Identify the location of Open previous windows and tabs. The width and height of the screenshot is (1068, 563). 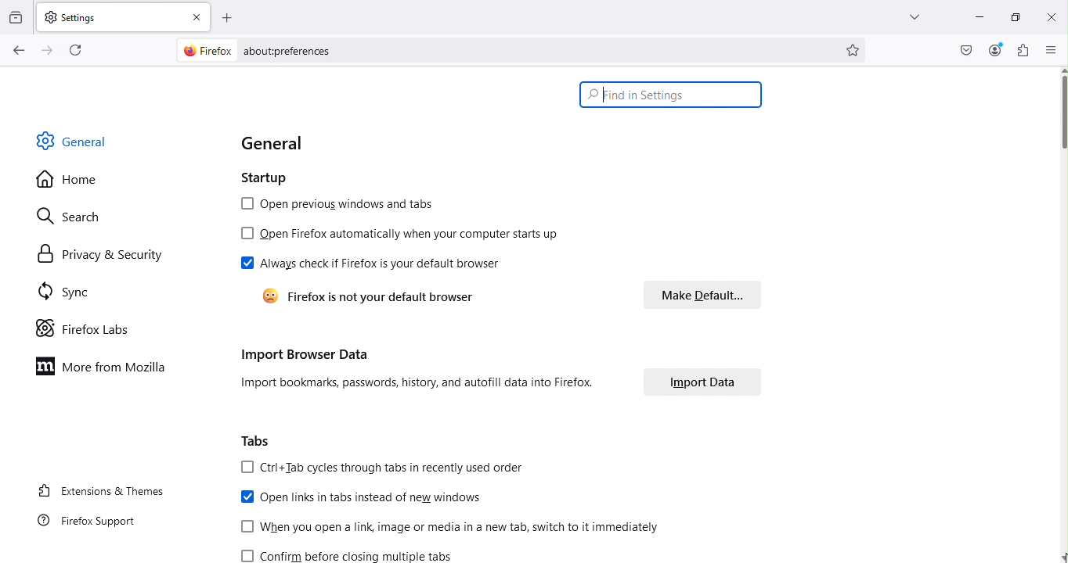
(337, 204).